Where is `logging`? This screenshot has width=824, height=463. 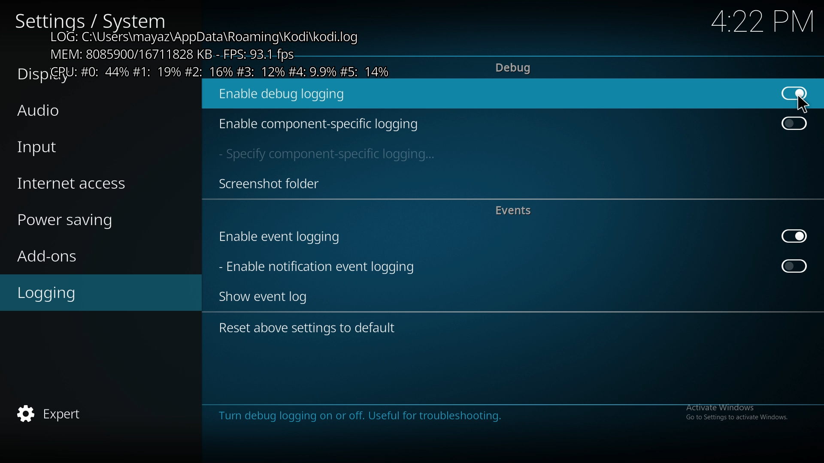 logging is located at coordinates (85, 294).